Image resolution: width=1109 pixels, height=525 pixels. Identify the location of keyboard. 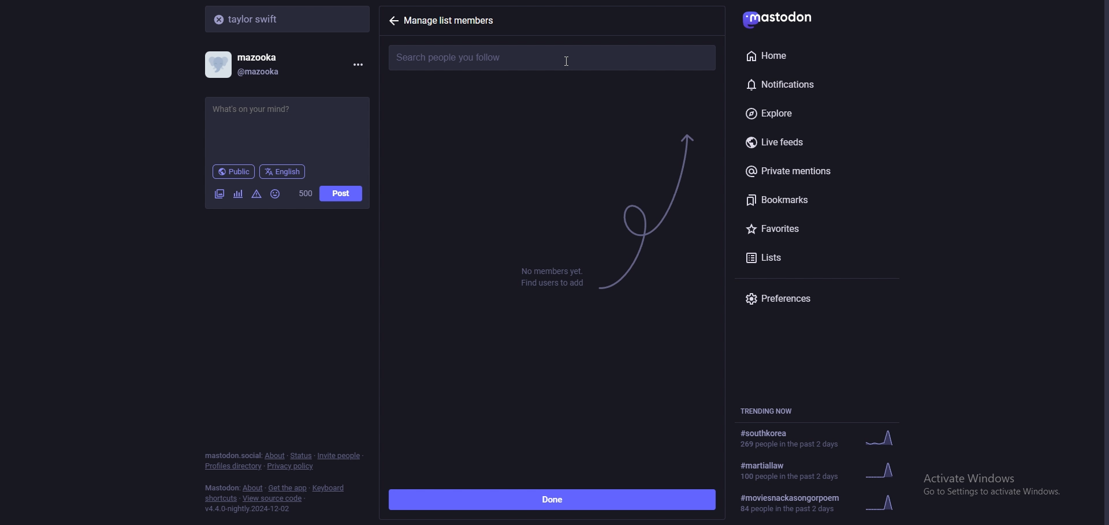
(330, 488).